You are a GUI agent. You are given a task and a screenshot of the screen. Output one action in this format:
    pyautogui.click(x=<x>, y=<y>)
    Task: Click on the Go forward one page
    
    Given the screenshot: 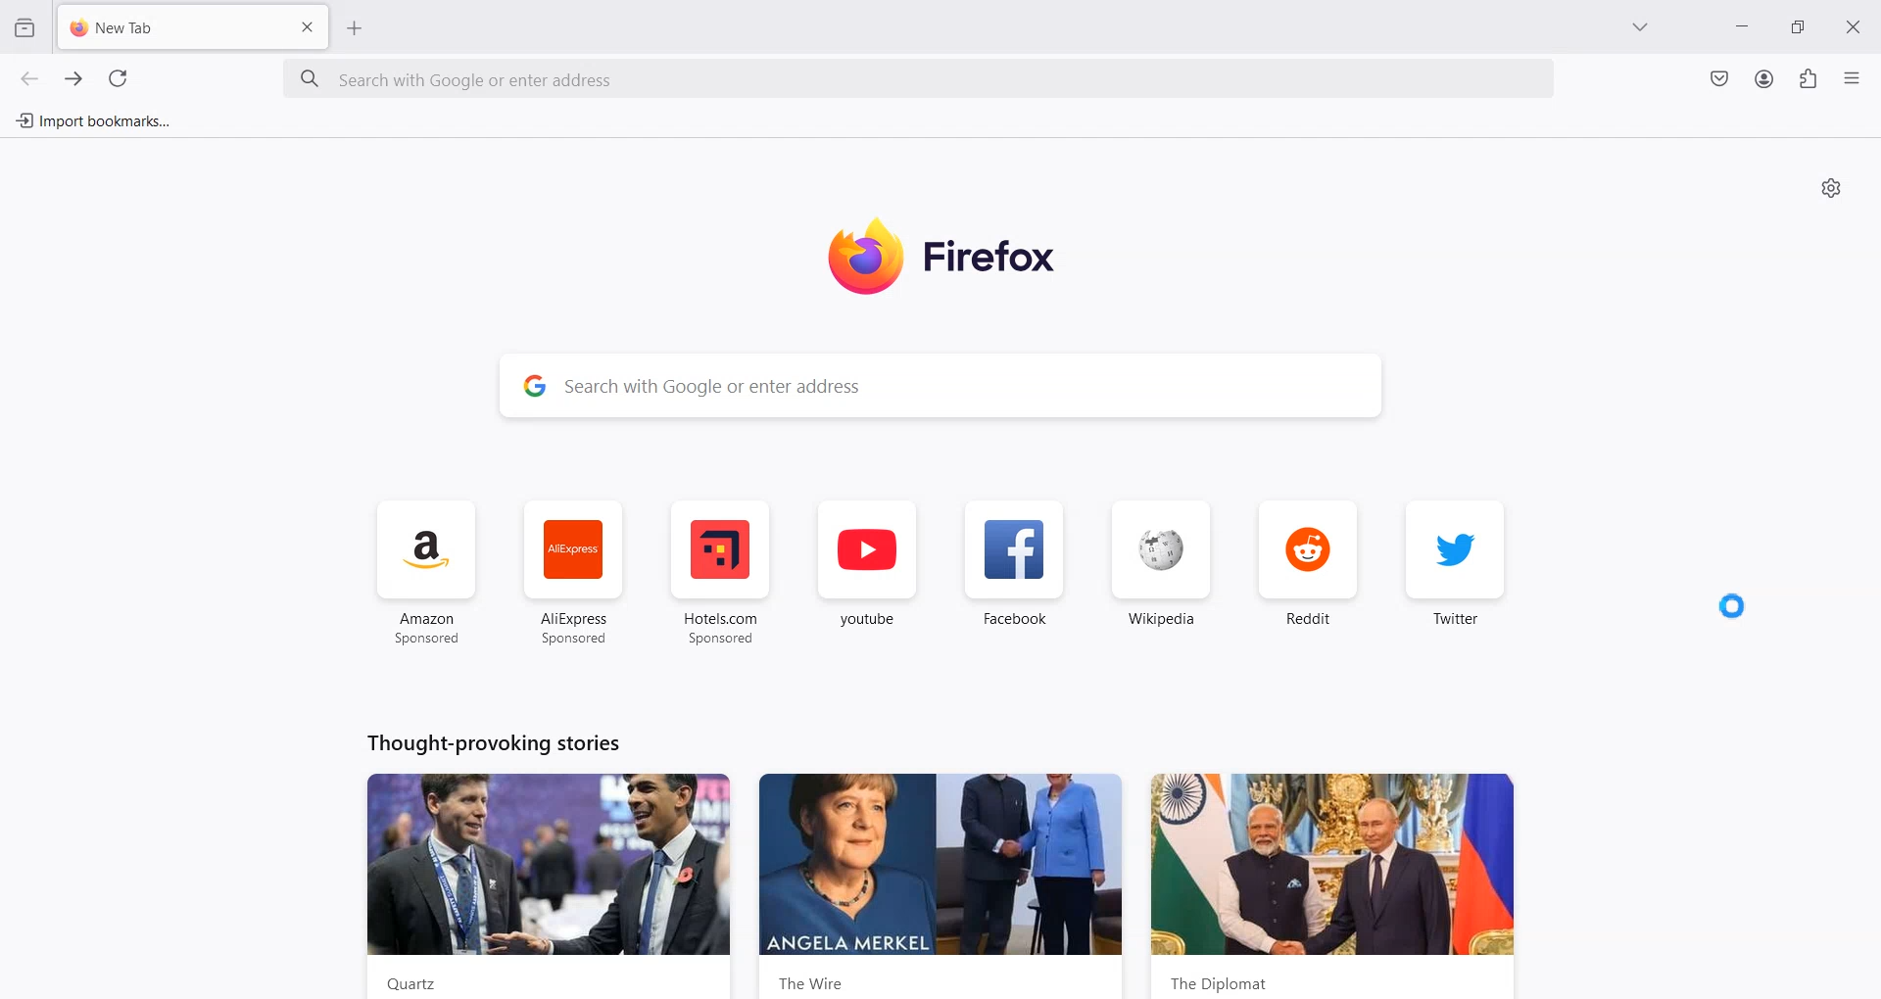 What is the action you would take?
    pyautogui.click(x=72, y=78)
    